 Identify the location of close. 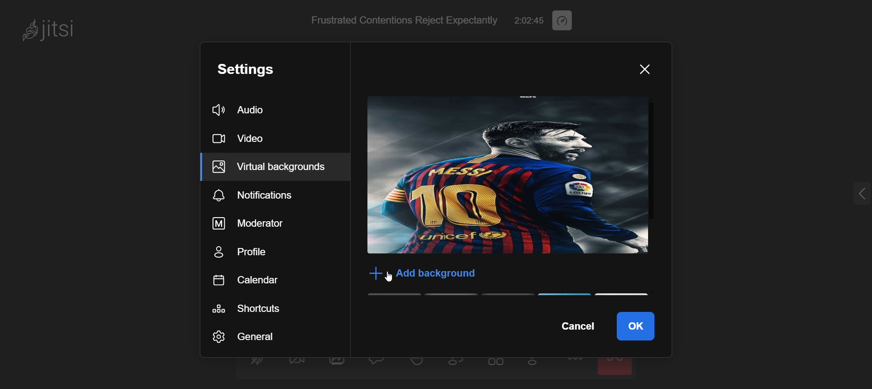
(641, 71).